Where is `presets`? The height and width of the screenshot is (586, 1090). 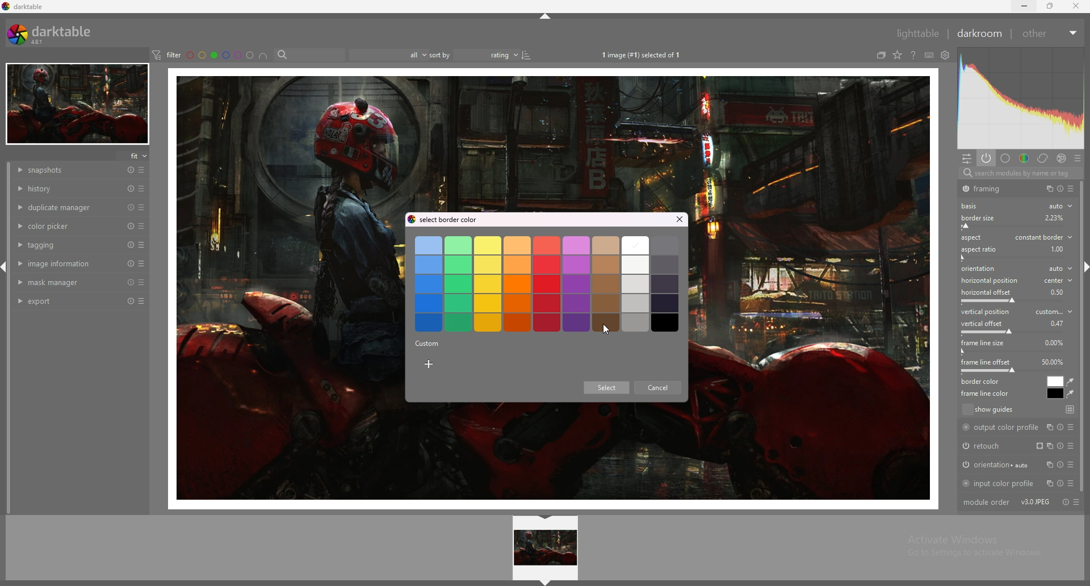
presets is located at coordinates (142, 207).